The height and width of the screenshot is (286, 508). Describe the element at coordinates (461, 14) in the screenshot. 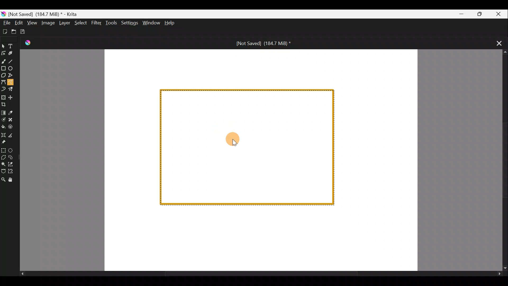

I see `Minimize` at that location.